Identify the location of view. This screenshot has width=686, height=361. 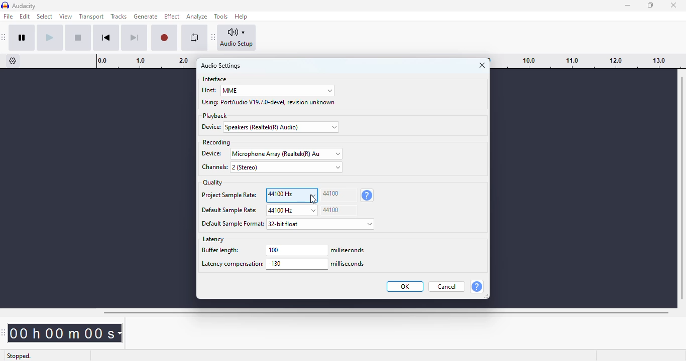
(66, 17).